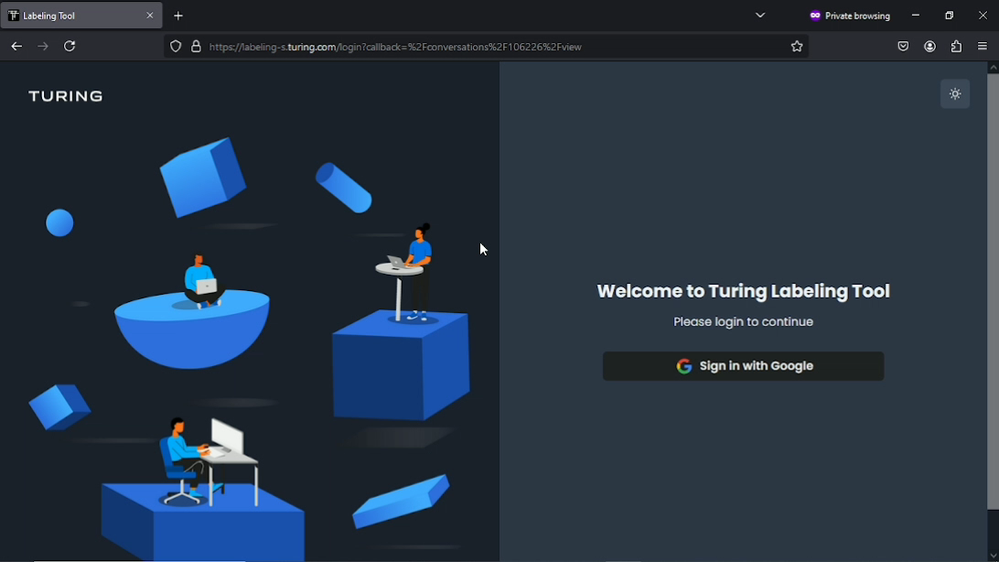 This screenshot has height=562, width=999. What do you see at coordinates (395, 46) in the screenshot?
I see `https://labeling-s.turing.com/login?callback=%2Fconversations%2F106226%2Dview` at bounding box center [395, 46].